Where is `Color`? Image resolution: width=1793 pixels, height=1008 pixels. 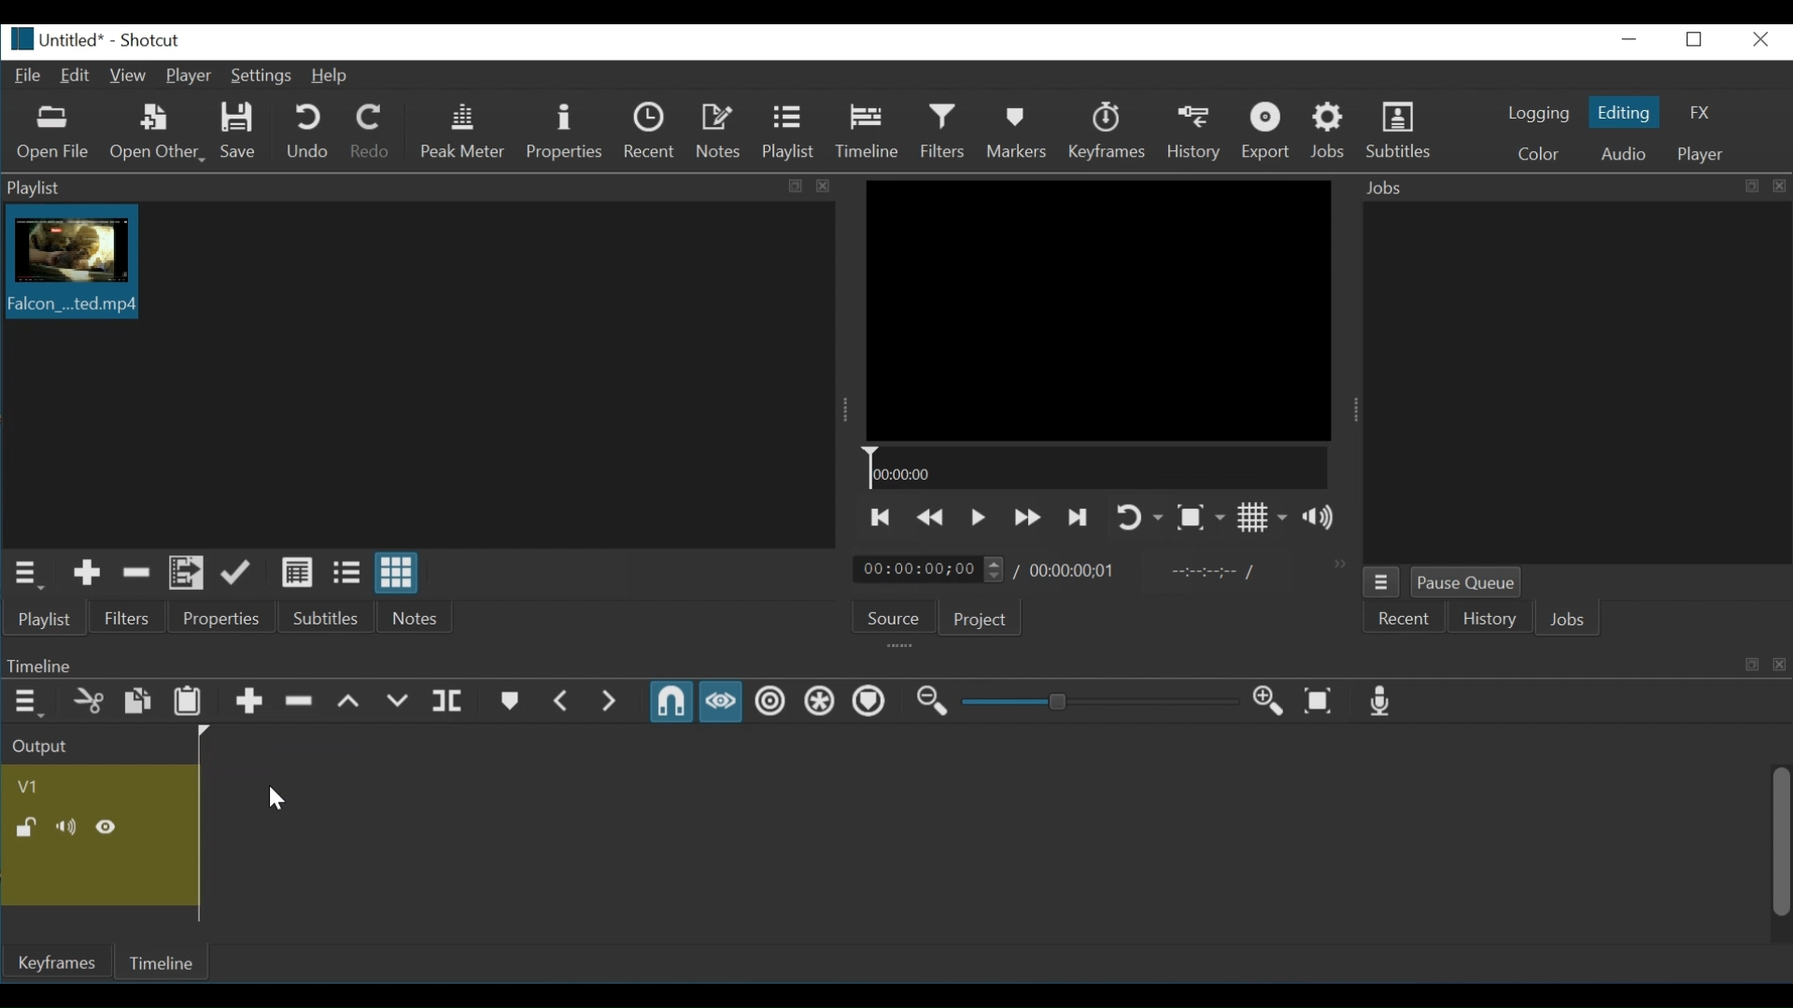
Color is located at coordinates (1539, 153).